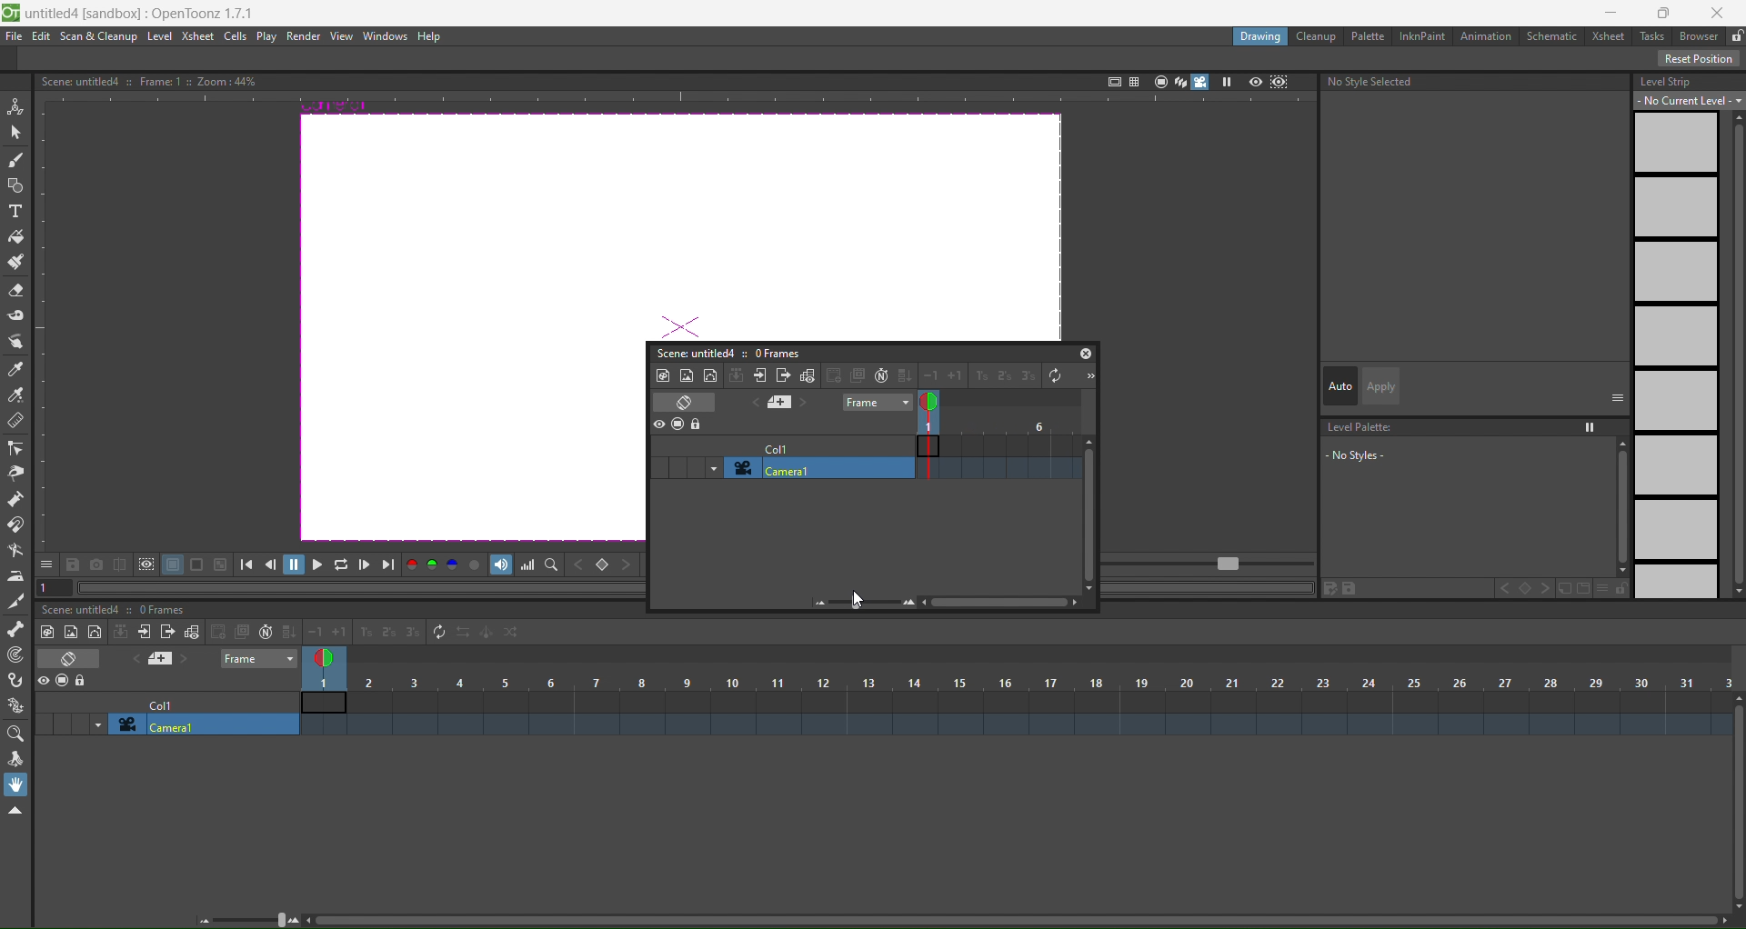 This screenshot has width=1746, height=929. What do you see at coordinates (167, 634) in the screenshot?
I see `close sub sheet` at bounding box center [167, 634].